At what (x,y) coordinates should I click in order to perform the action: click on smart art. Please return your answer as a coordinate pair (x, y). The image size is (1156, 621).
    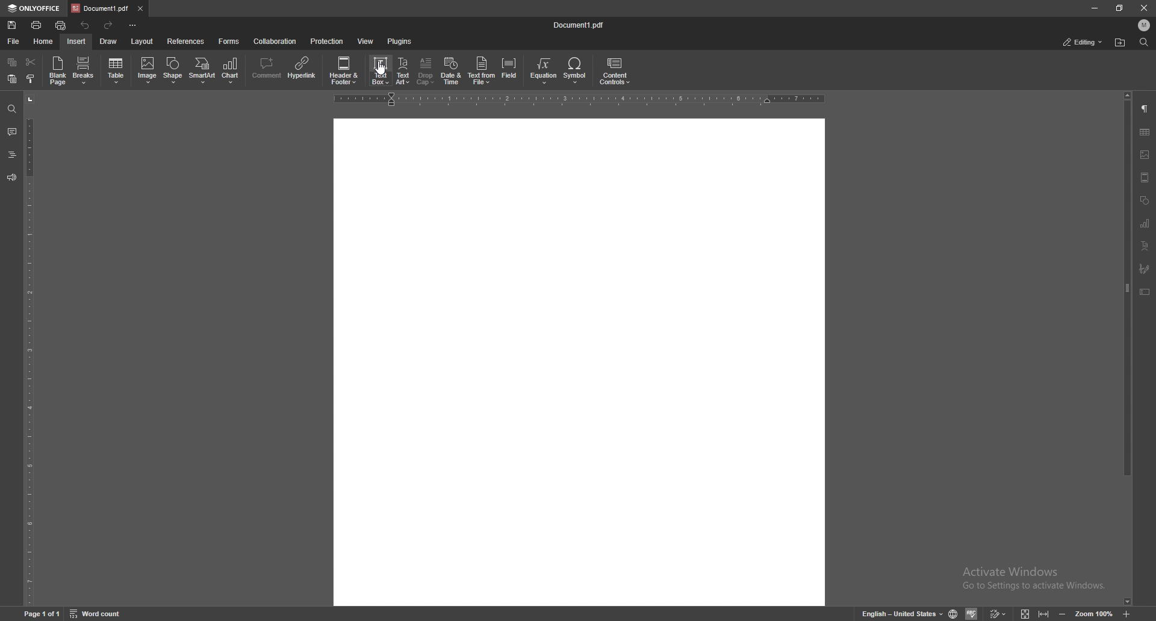
    Looking at the image, I should click on (202, 70).